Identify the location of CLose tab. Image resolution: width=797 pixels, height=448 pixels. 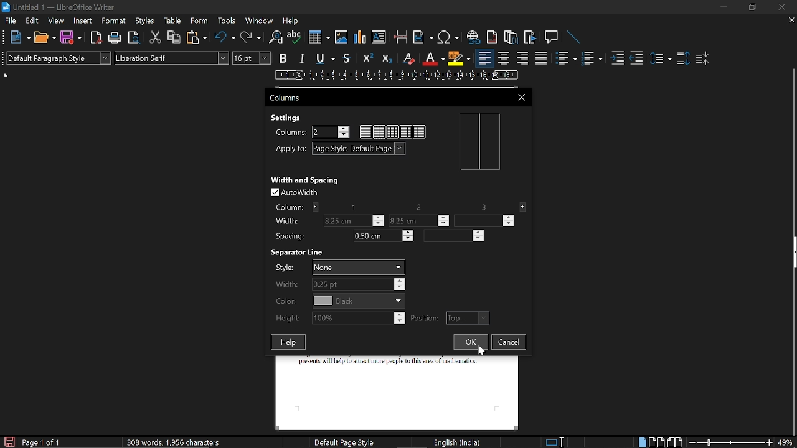
(791, 20).